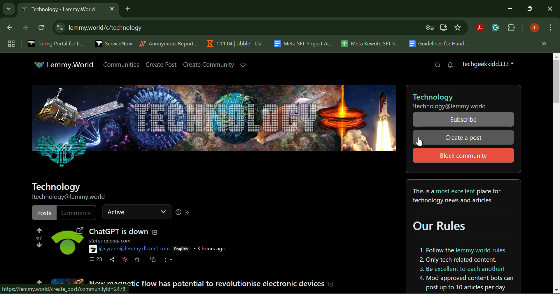 The width and height of the screenshot is (560, 294). I want to click on Hidden Bookmarks, so click(544, 43).